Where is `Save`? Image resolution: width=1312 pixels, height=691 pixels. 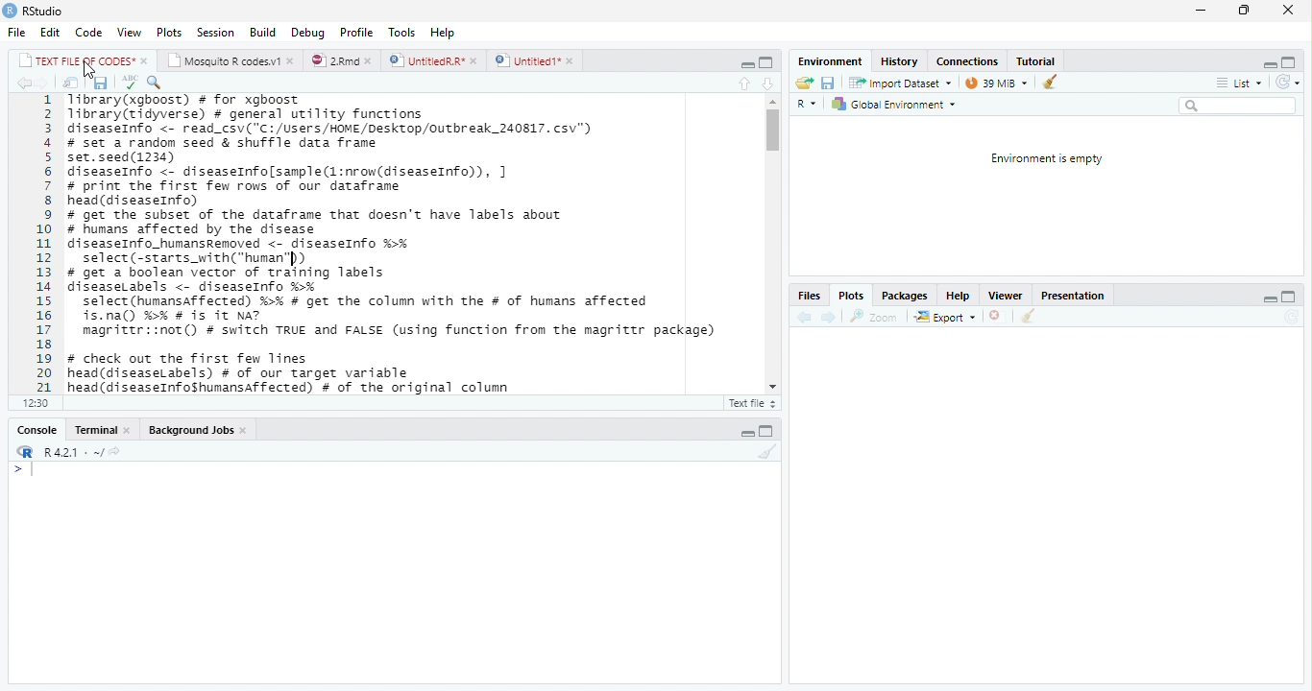
Save is located at coordinates (97, 82).